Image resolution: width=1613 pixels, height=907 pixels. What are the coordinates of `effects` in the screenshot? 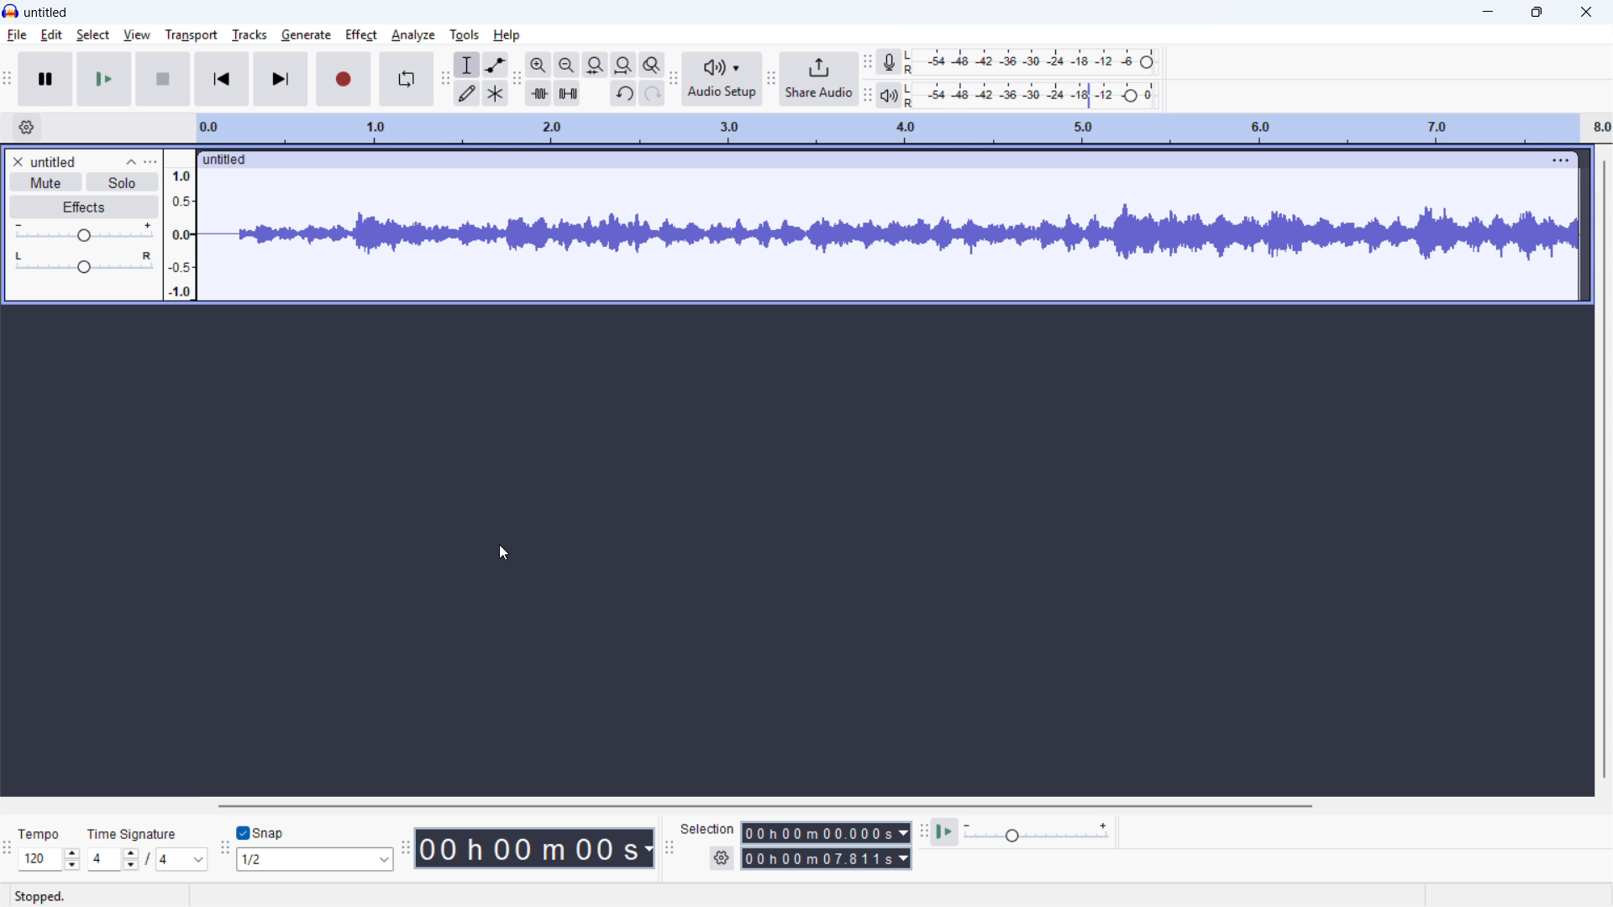 It's located at (84, 207).